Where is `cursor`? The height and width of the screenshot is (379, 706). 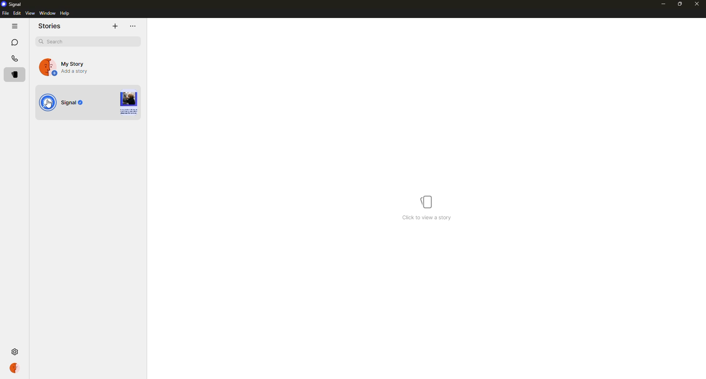 cursor is located at coordinates (49, 104).